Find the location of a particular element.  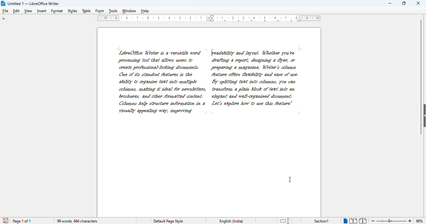

multi-page view is located at coordinates (353, 221).